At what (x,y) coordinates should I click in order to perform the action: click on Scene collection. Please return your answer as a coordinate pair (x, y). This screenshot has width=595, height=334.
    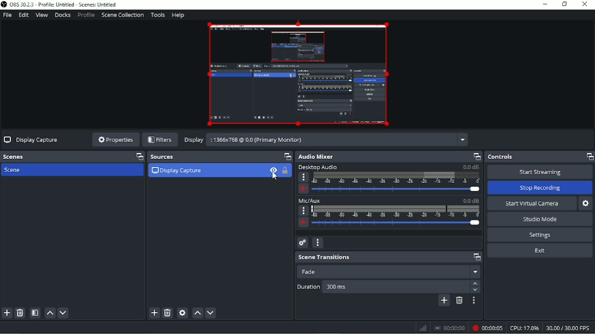
    Looking at the image, I should click on (122, 16).